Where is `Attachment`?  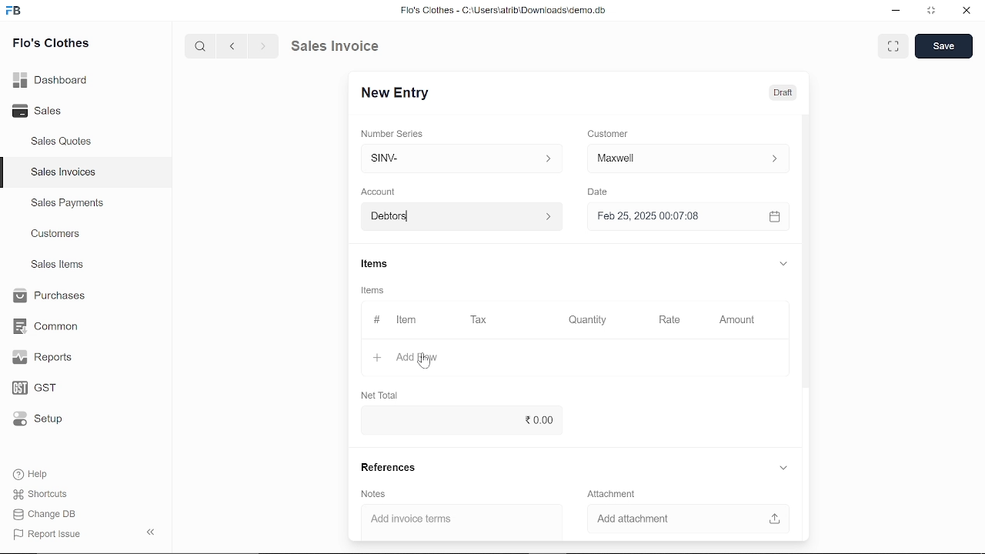 Attachment is located at coordinates (614, 494).